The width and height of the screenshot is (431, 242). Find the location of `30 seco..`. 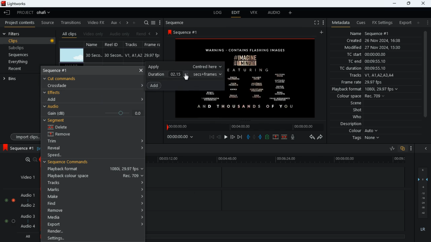

30 seco.. is located at coordinates (94, 55).